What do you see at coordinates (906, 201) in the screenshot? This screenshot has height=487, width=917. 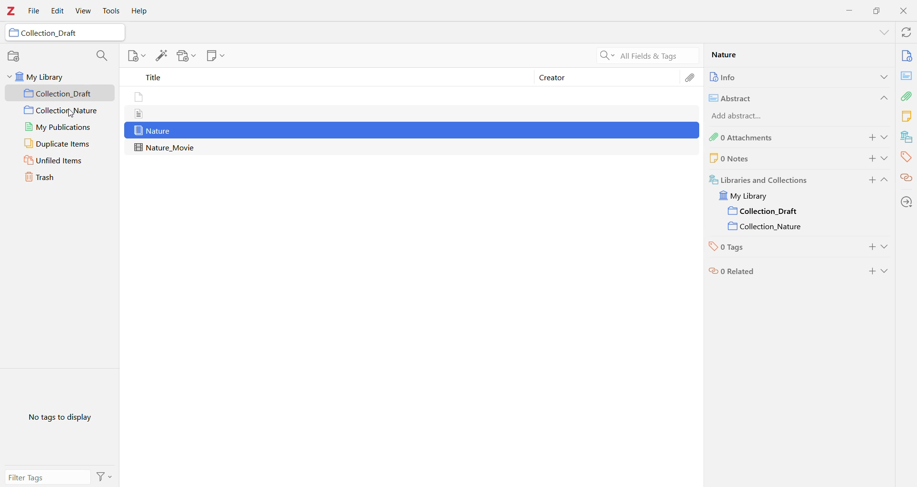 I see `Locate` at bounding box center [906, 201].